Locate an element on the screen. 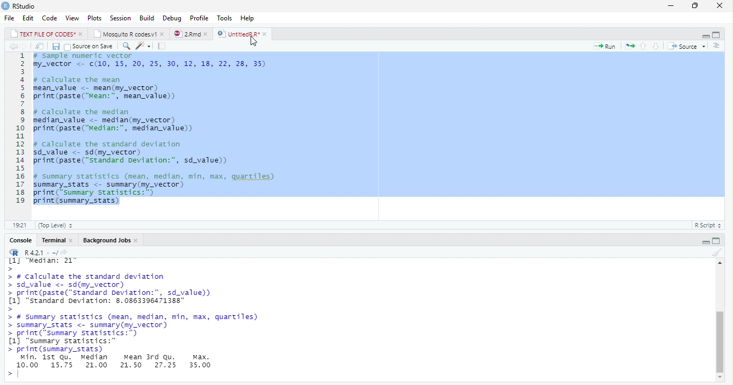 The width and height of the screenshot is (733, 385). build is located at coordinates (147, 19).